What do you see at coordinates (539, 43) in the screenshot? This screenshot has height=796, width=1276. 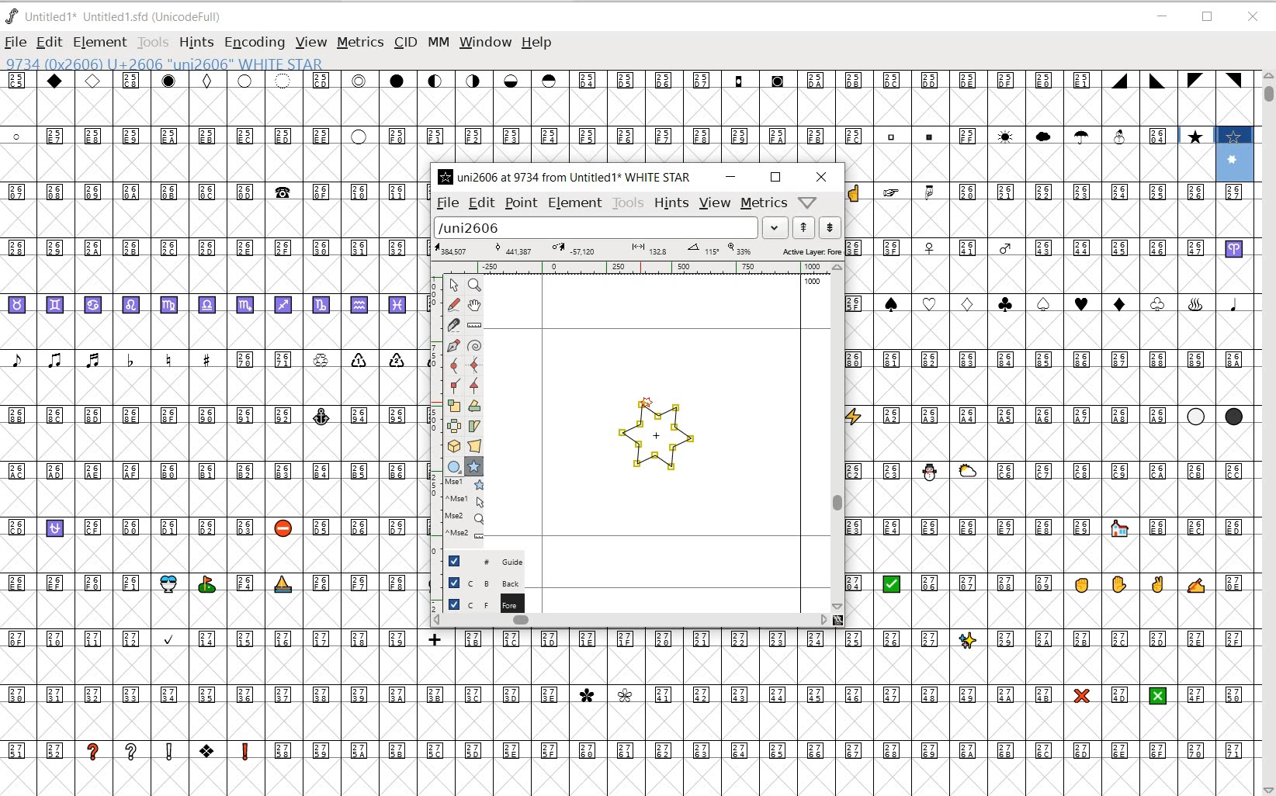 I see `HELP` at bounding box center [539, 43].